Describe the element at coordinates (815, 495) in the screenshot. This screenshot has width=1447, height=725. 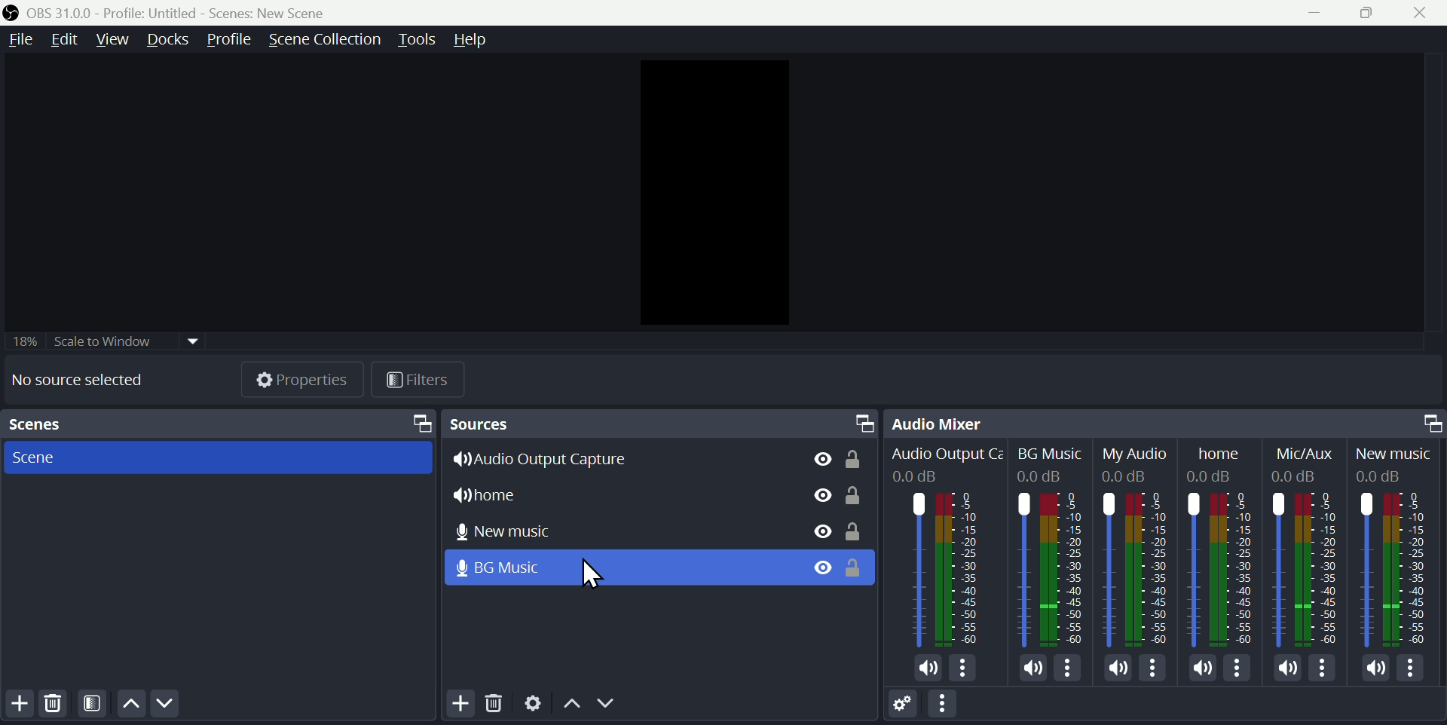
I see `eye` at that location.